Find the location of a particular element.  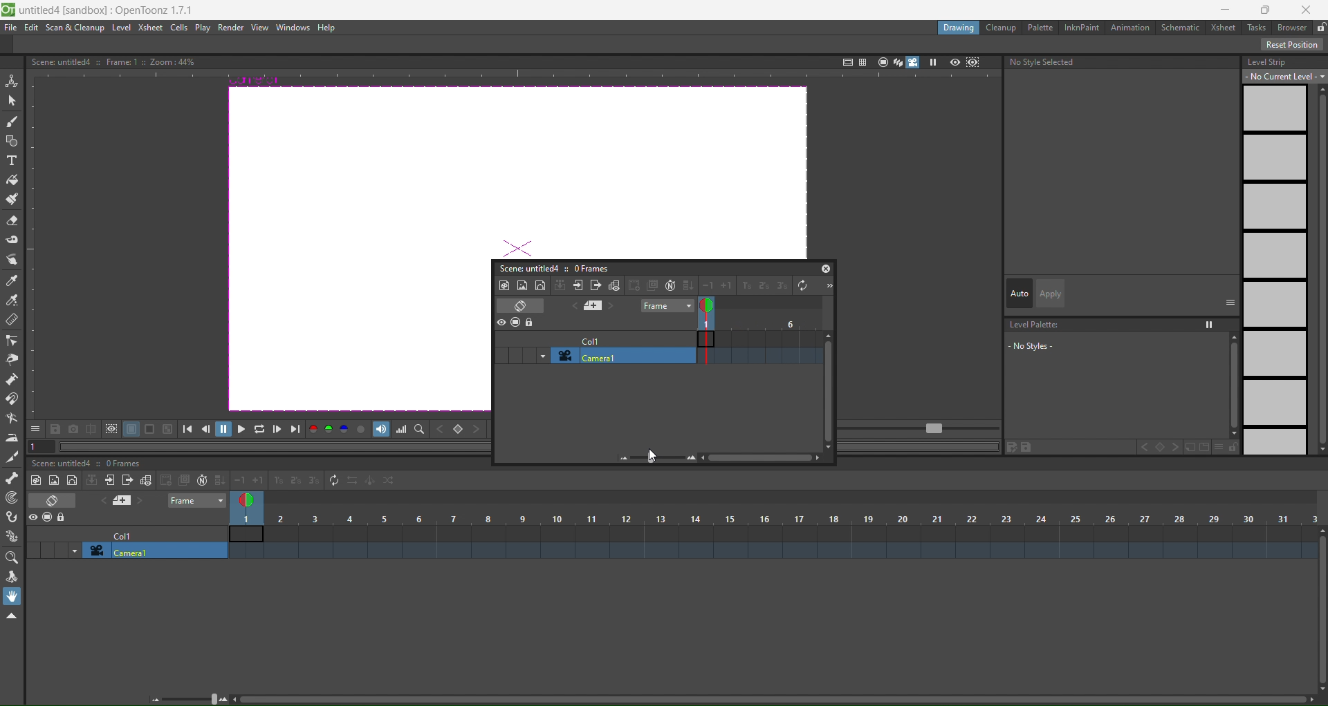

cleanup is located at coordinates (1002, 28).